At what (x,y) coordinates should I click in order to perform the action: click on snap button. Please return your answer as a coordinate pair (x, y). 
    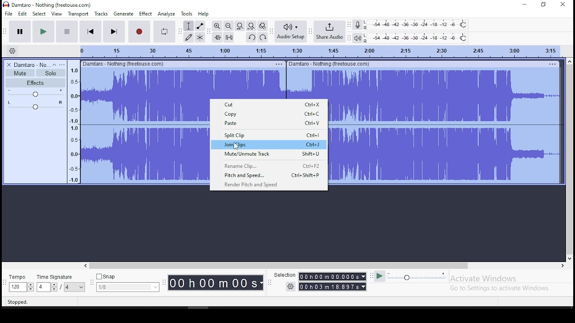
    Looking at the image, I should click on (106, 276).